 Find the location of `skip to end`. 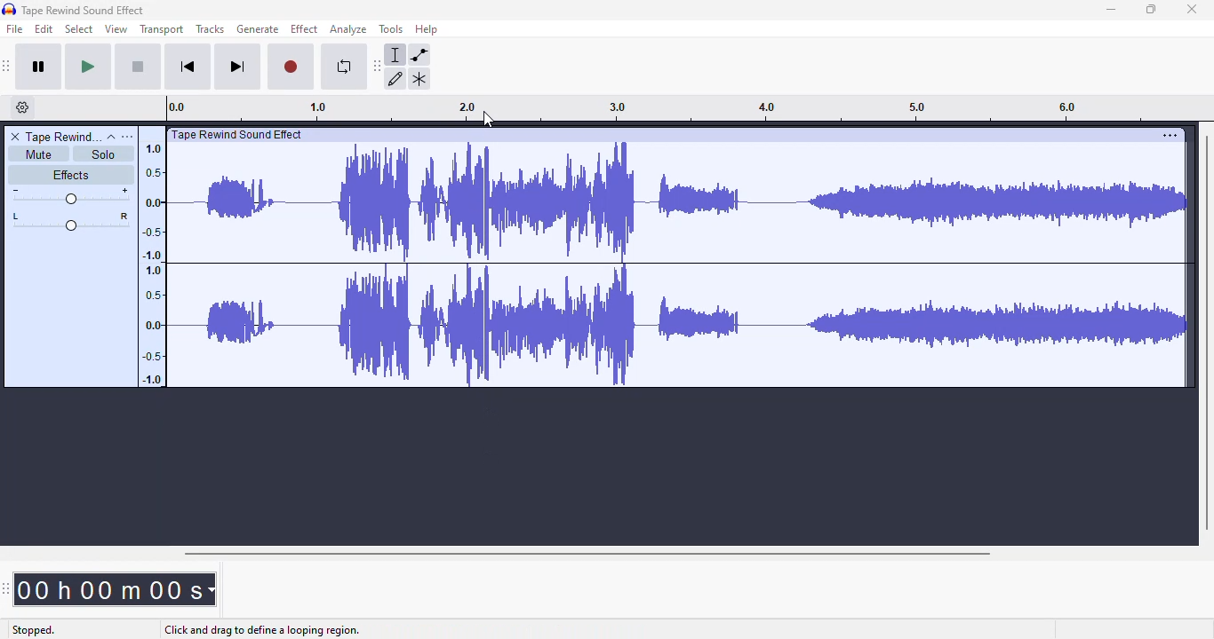

skip to end is located at coordinates (238, 67).